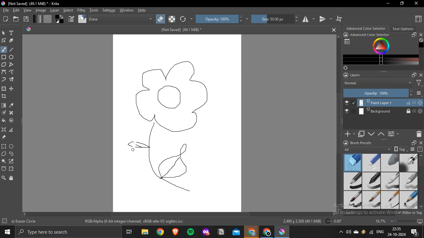 The image size is (424, 238). What do you see at coordinates (12, 72) in the screenshot?
I see `freehand path tool` at bounding box center [12, 72].